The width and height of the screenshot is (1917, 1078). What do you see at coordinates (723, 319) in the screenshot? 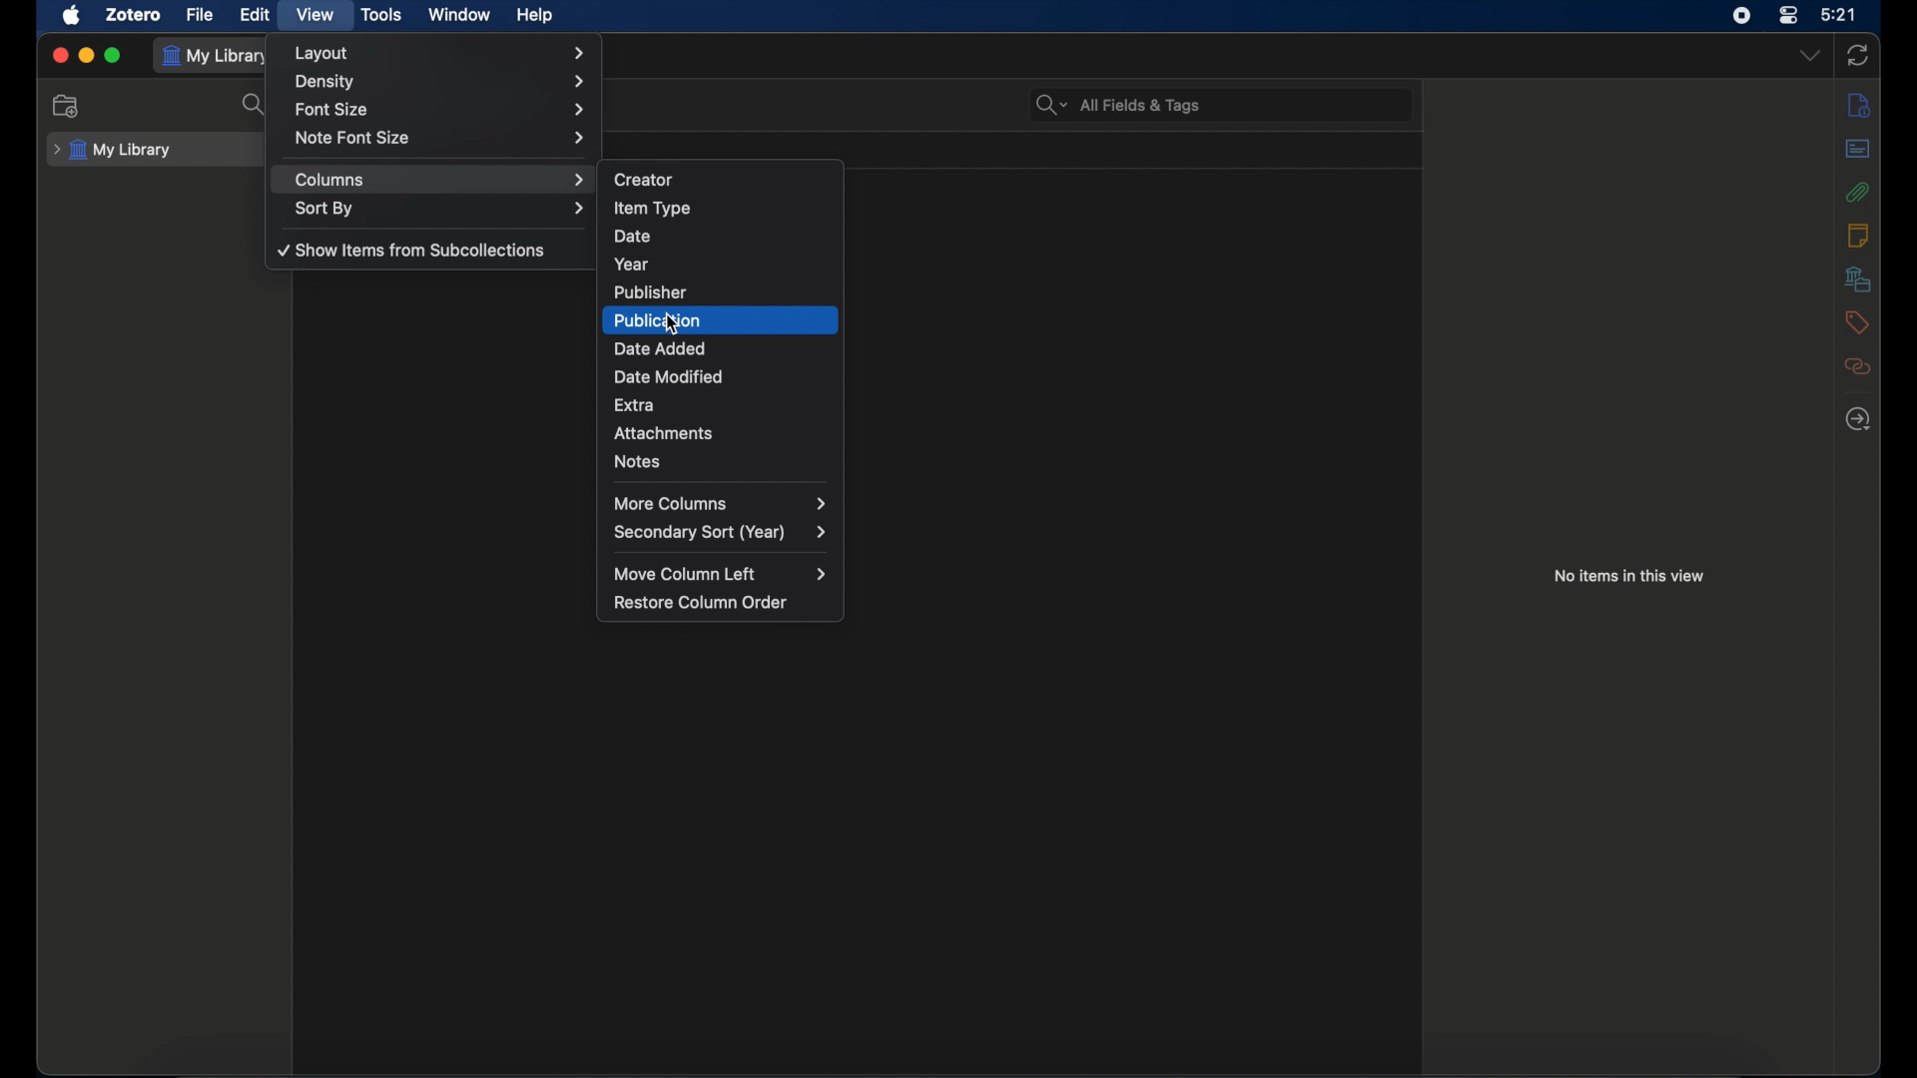
I see `publication` at bounding box center [723, 319].